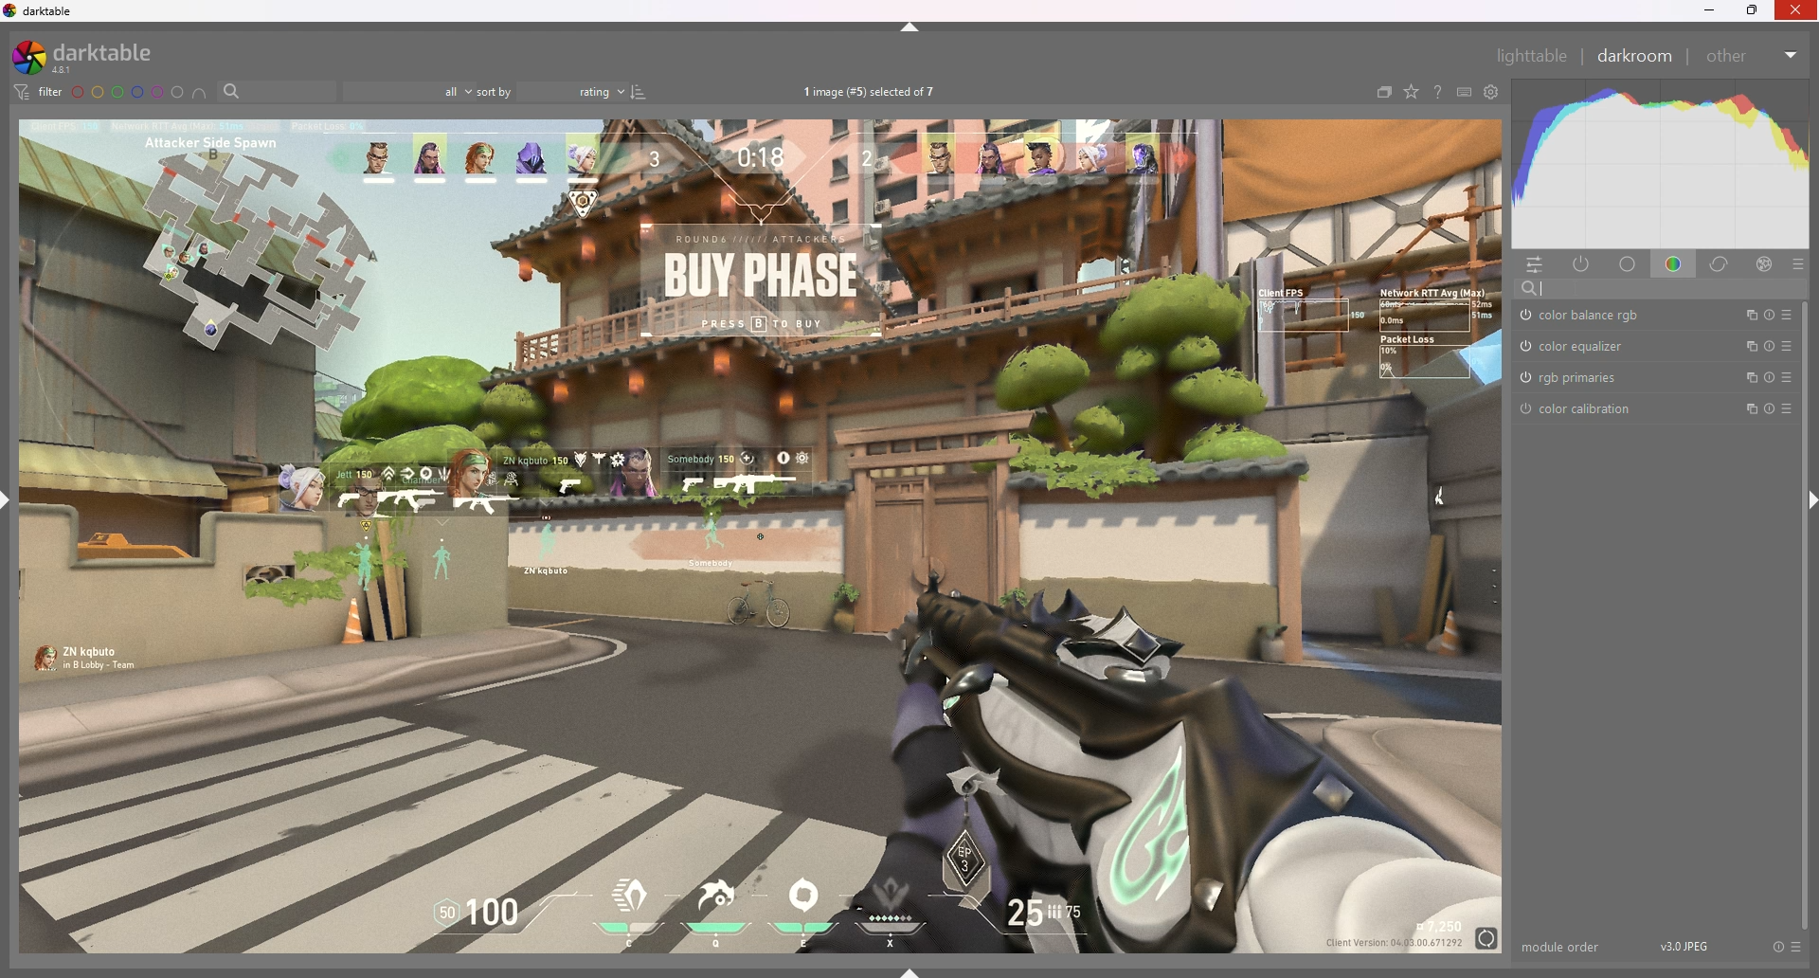 This screenshot has height=978, width=1819. I want to click on effect, so click(1765, 264).